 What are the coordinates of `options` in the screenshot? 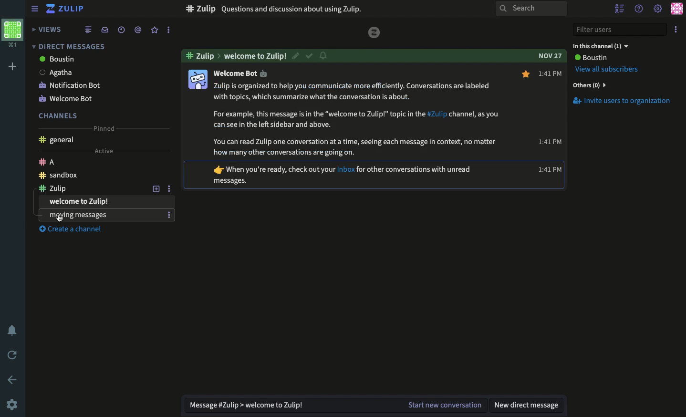 It's located at (169, 216).